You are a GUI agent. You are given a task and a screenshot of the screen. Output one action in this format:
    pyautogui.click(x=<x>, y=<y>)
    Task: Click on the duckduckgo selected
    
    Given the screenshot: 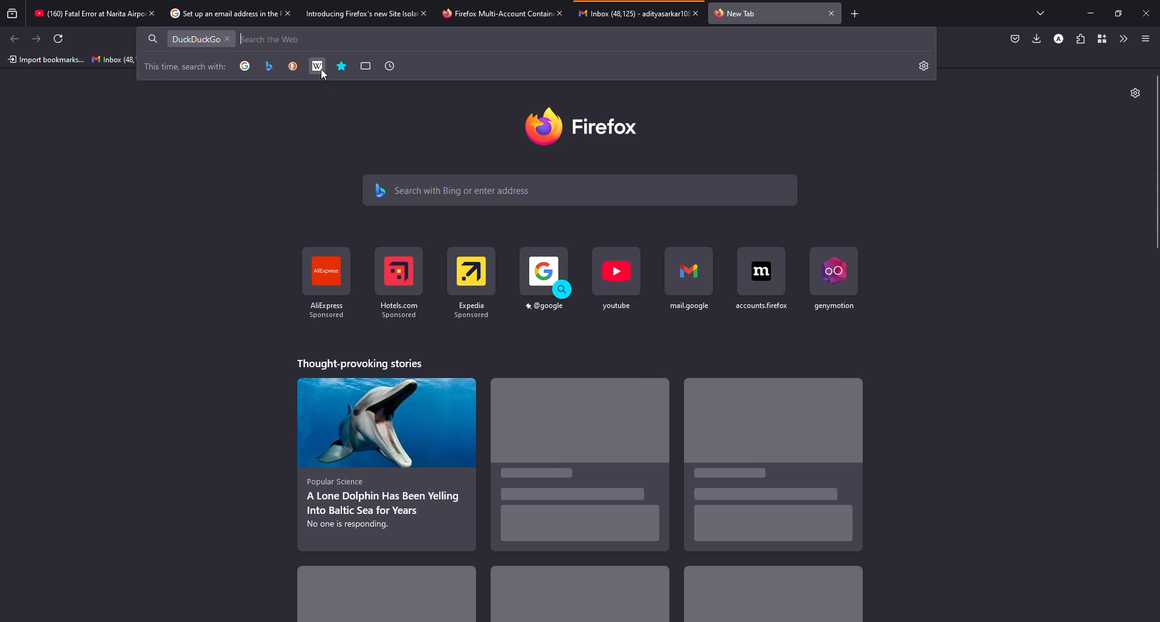 What is the action you would take?
    pyautogui.click(x=193, y=40)
    